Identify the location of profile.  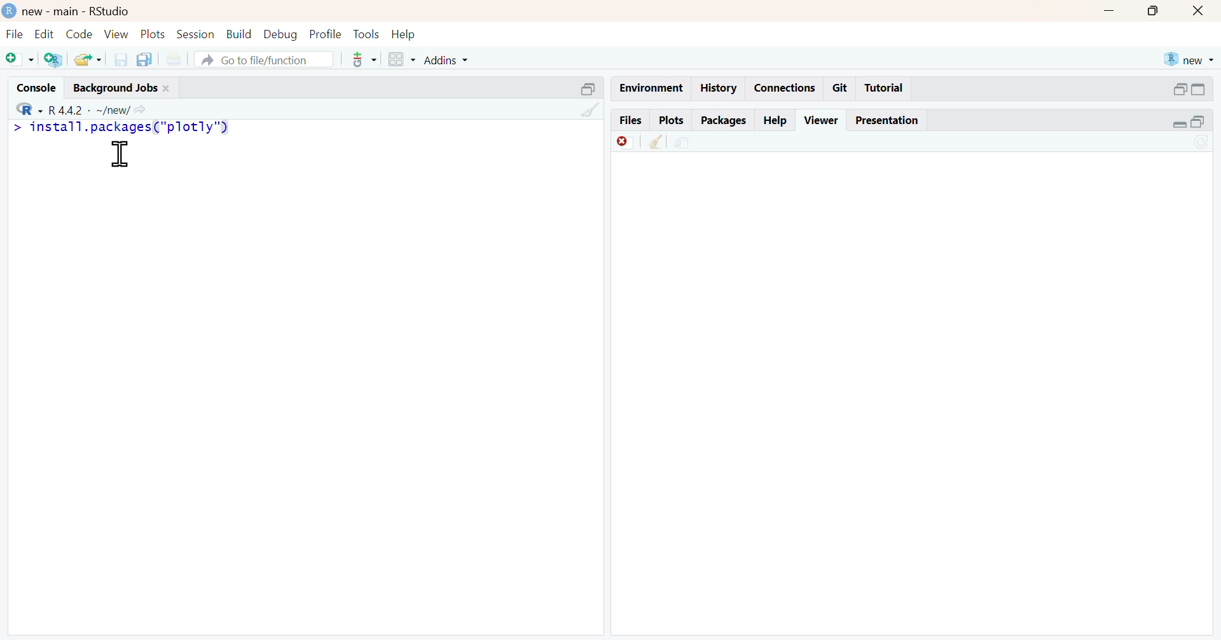
(324, 33).